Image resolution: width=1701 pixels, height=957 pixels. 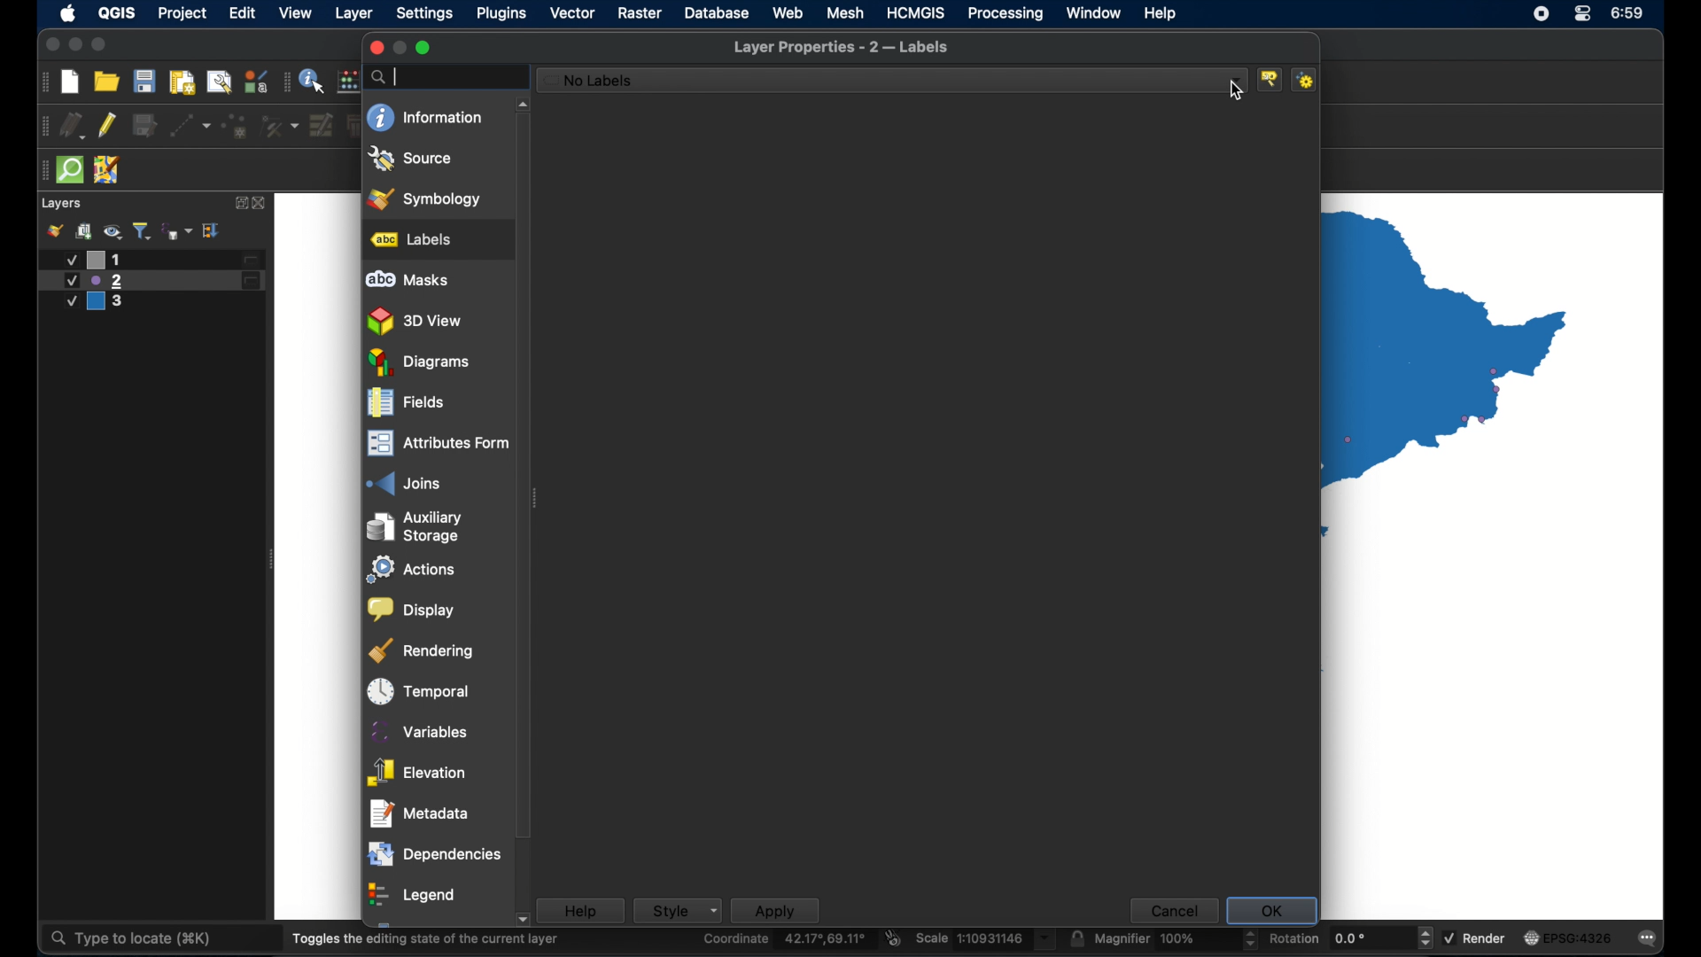 What do you see at coordinates (433, 855) in the screenshot?
I see `dependencies` at bounding box center [433, 855].